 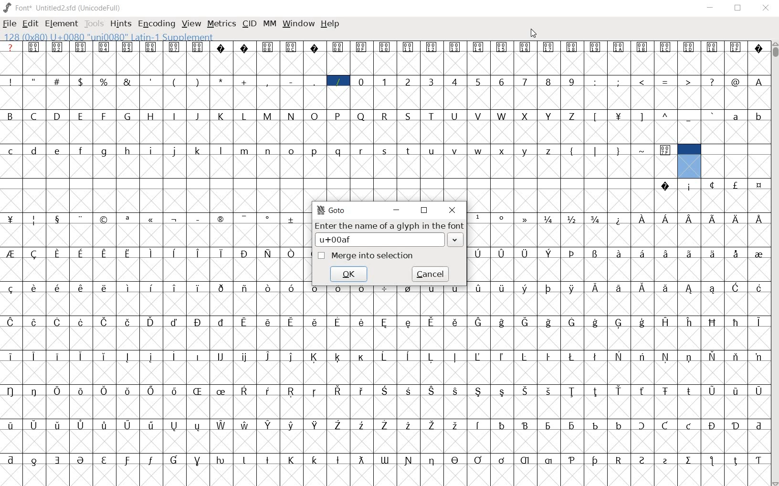 What do you see at coordinates (128, 288) in the screenshot?
I see `Symbol` at bounding box center [128, 288].